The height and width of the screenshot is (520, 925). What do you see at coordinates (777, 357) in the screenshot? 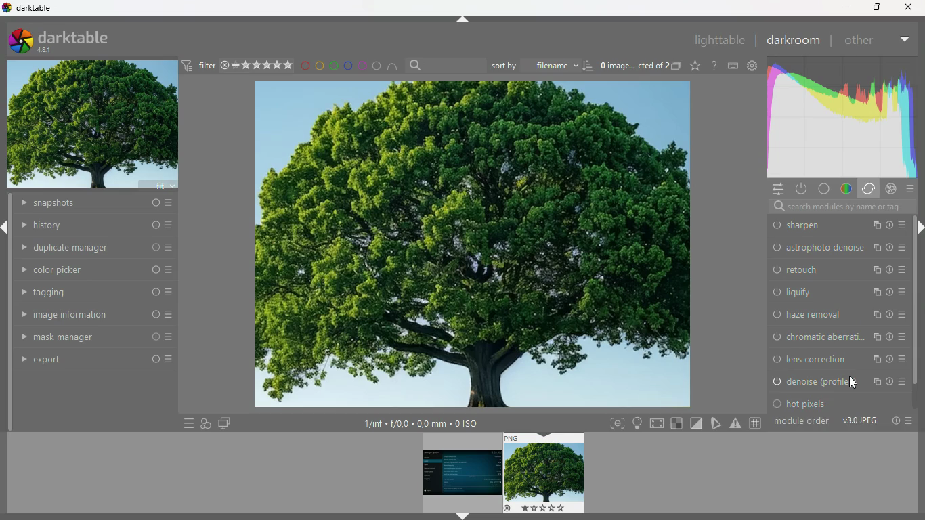
I see `power` at bounding box center [777, 357].